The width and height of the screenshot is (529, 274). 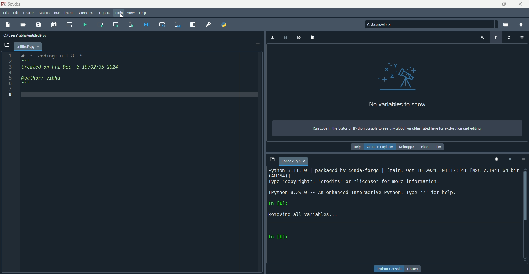 I want to click on change directory, so click(x=521, y=25).